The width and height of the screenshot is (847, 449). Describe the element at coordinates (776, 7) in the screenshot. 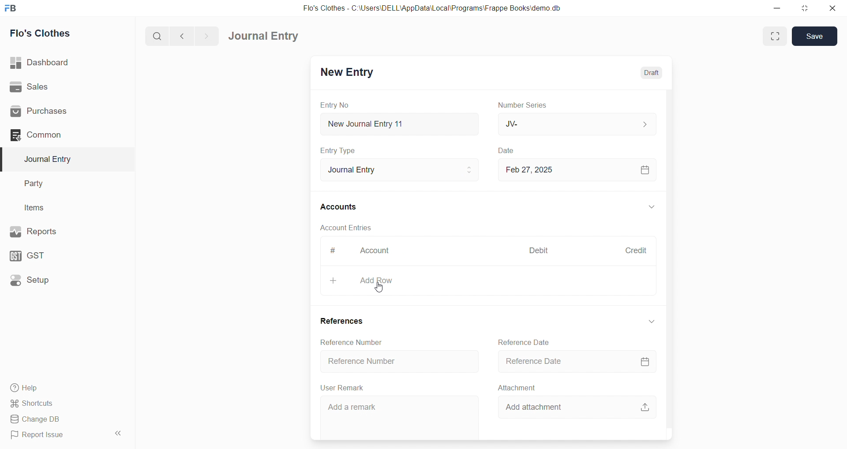

I see `minimize` at that location.